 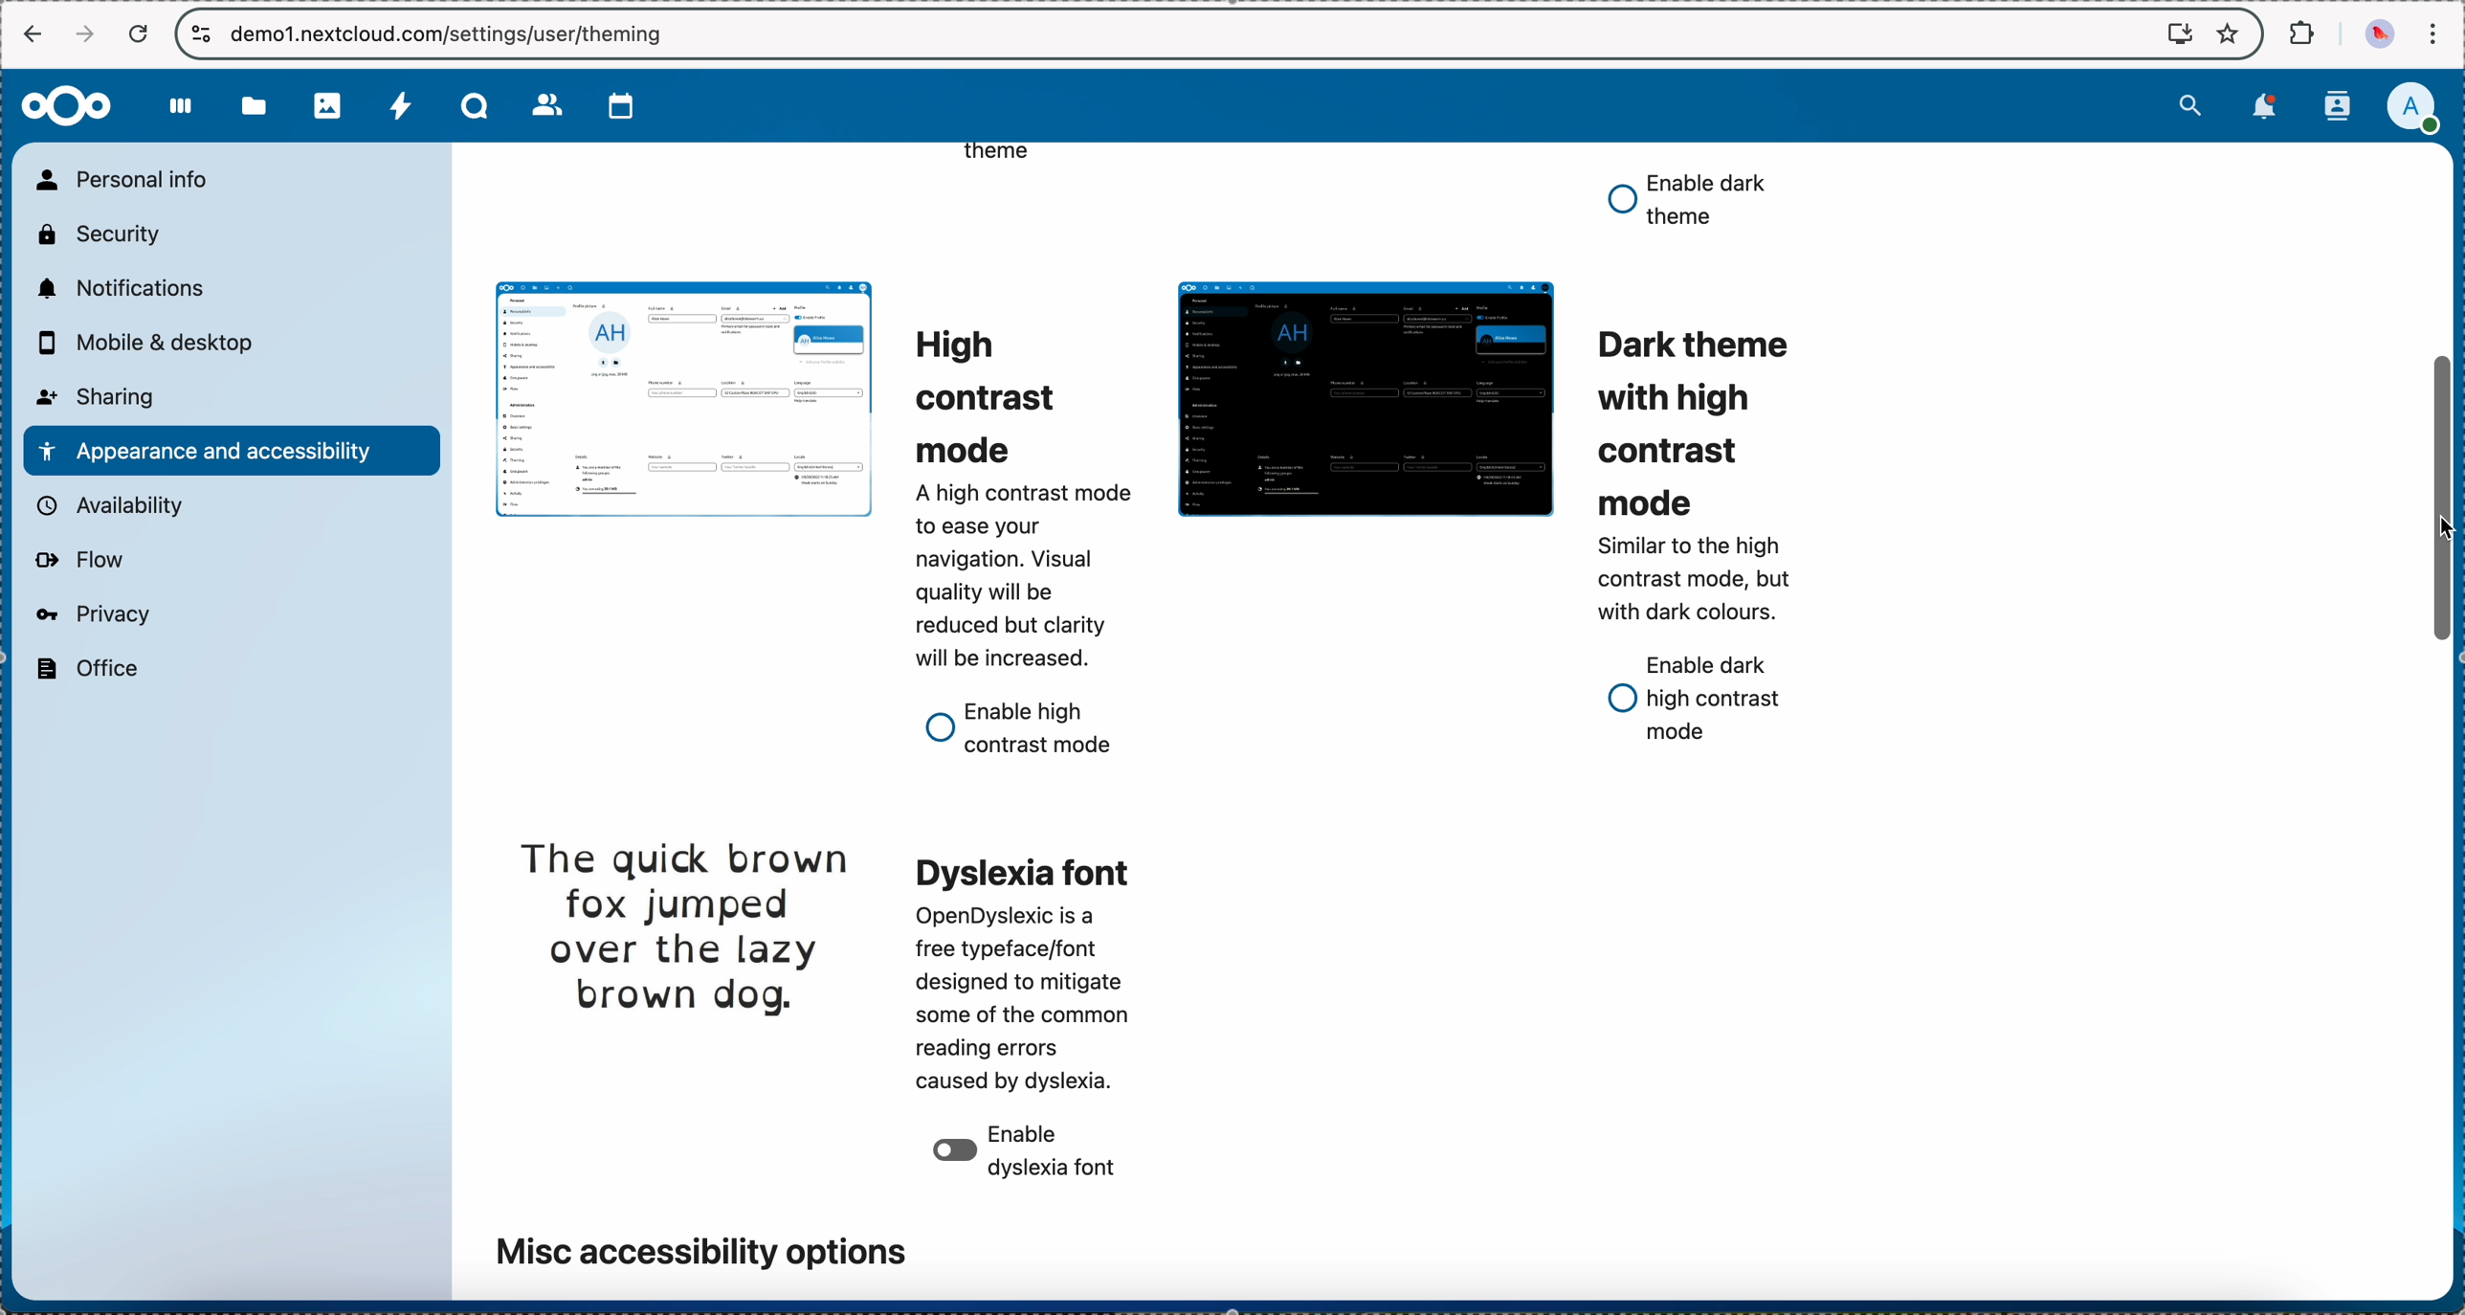 I want to click on description, so click(x=1699, y=575).